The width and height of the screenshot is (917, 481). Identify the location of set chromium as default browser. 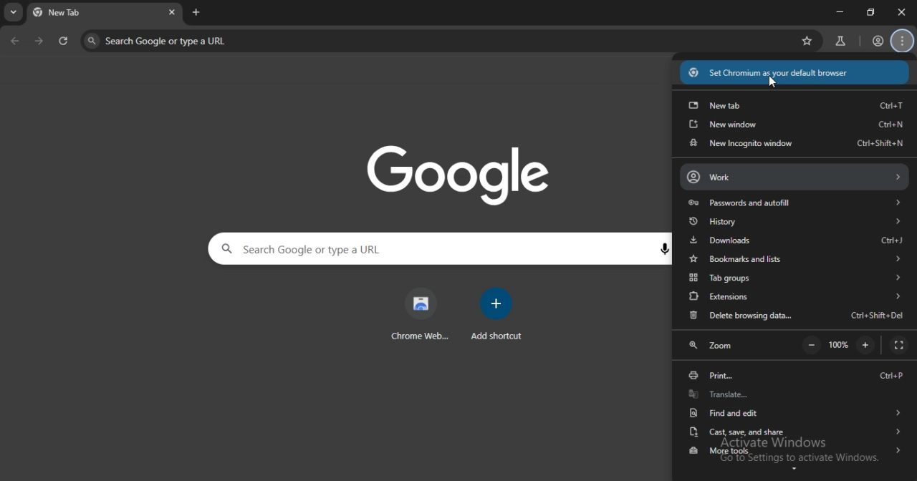
(795, 72).